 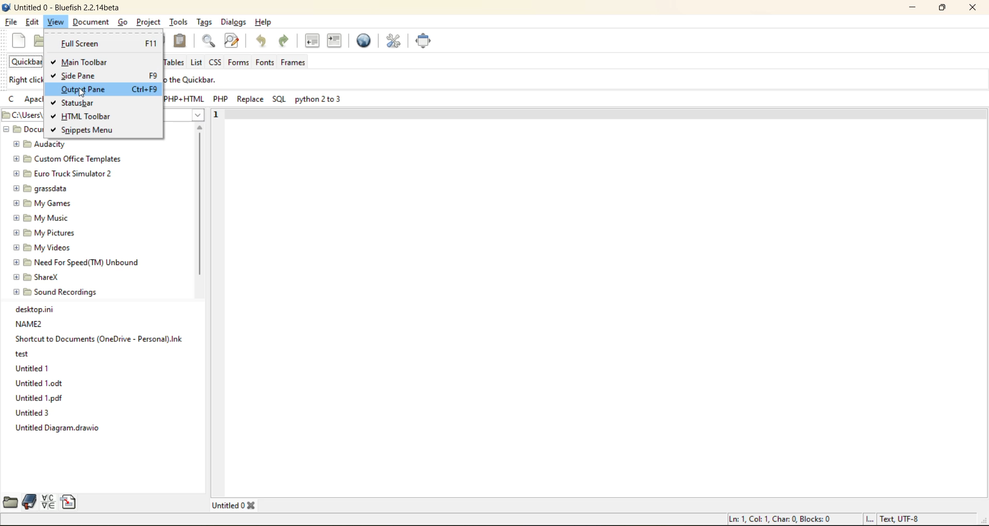 What do you see at coordinates (38, 277) in the screenshot?
I see `ShareX` at bounding box center [38, 277].